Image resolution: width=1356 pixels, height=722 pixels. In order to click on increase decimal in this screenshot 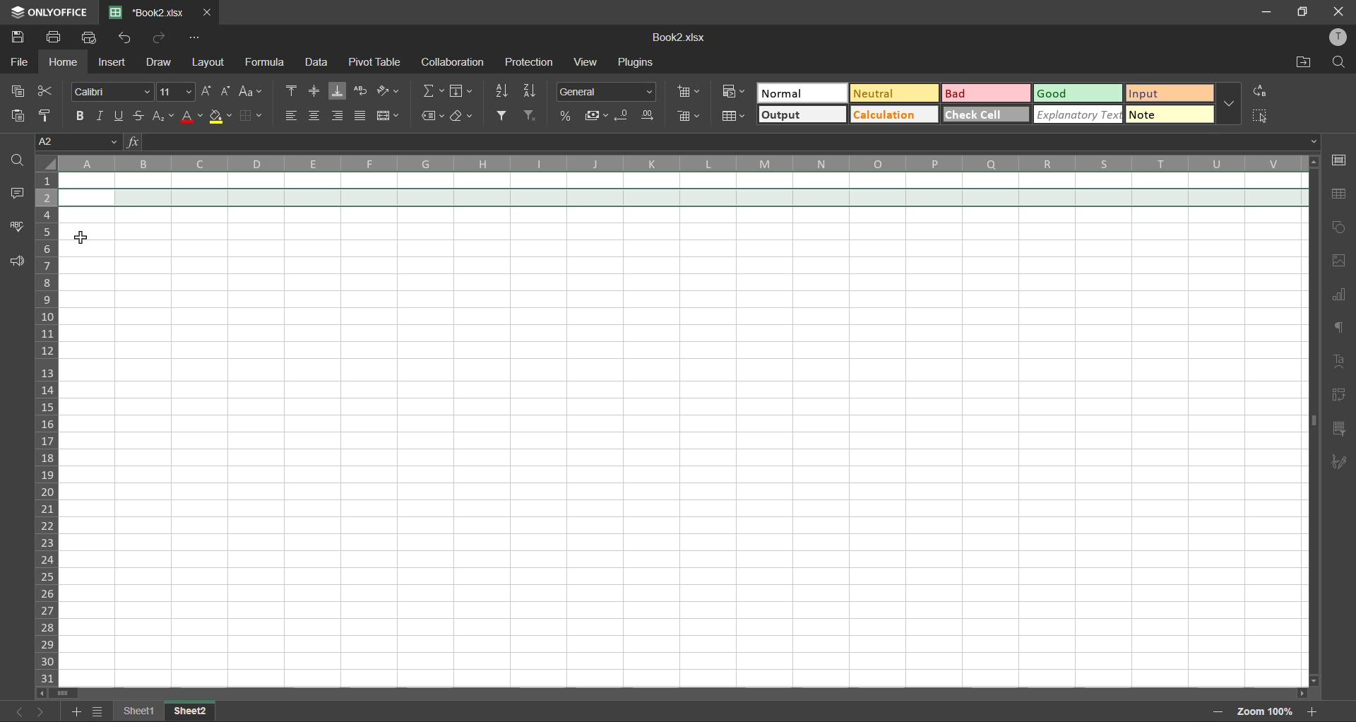, I will do `click(648, 117)`.